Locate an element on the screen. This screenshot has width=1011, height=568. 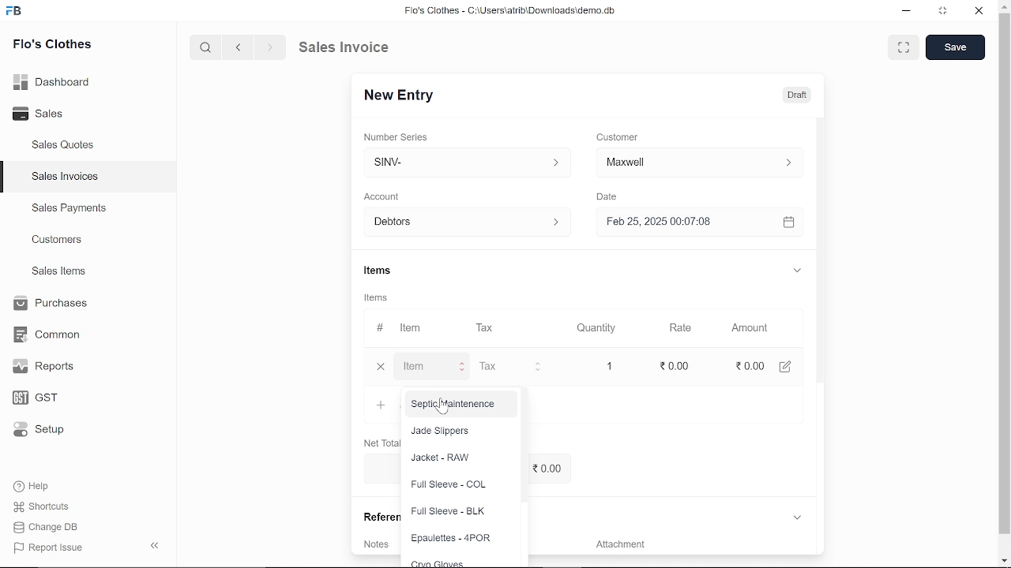
Draft is located at coordinates (806, 93).